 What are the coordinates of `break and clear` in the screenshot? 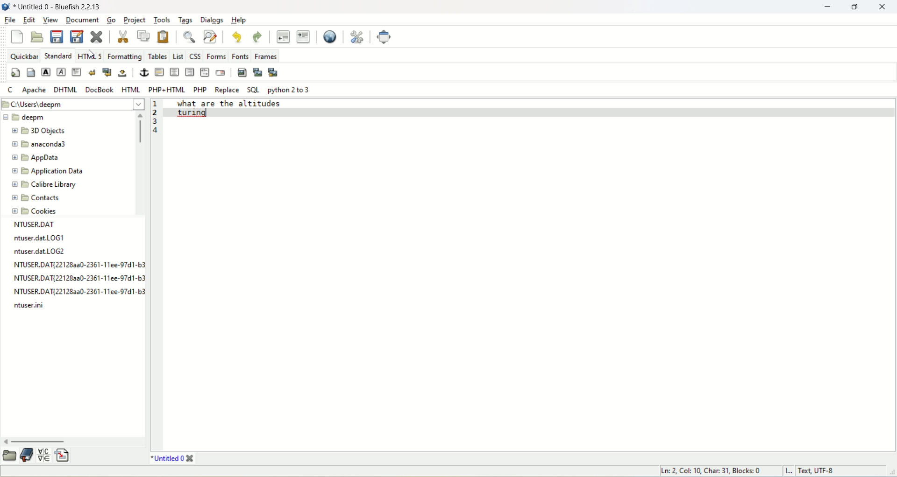 It's located at (107, 72).